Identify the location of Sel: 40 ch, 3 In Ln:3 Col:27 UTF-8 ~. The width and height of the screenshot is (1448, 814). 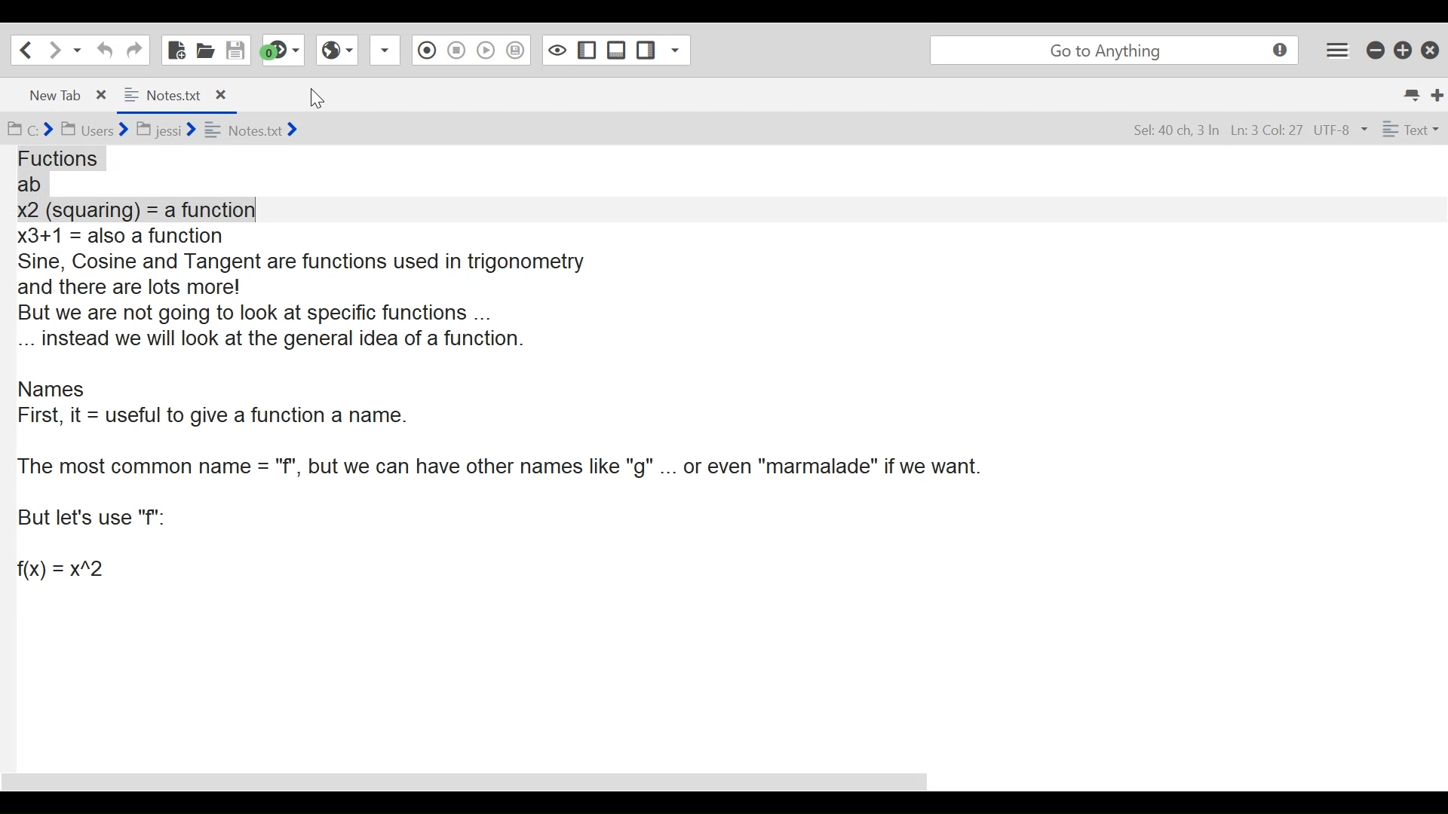
(1247, 128).